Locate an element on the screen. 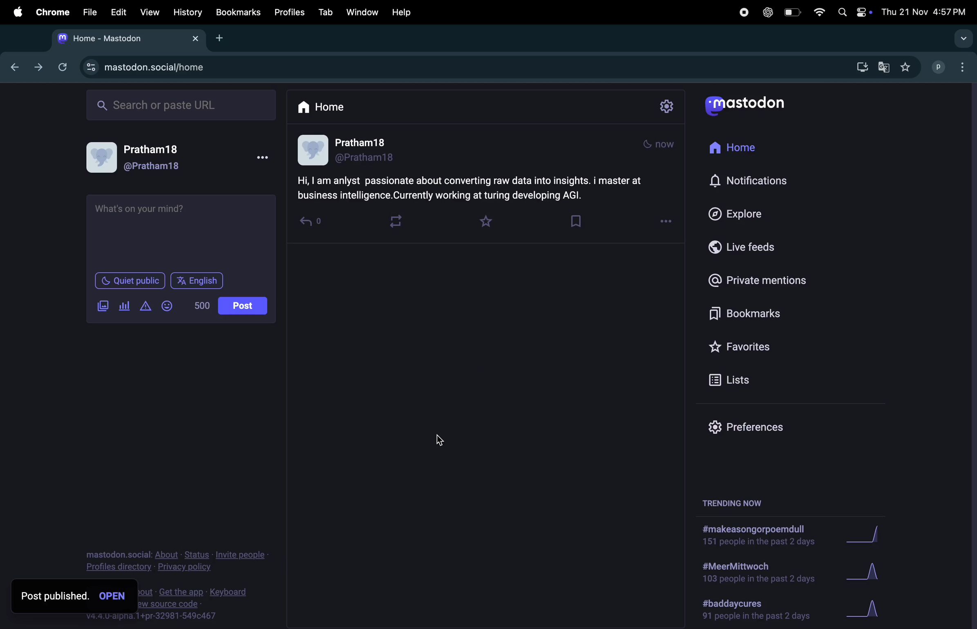  favourites is located at coordinates (747, 349).